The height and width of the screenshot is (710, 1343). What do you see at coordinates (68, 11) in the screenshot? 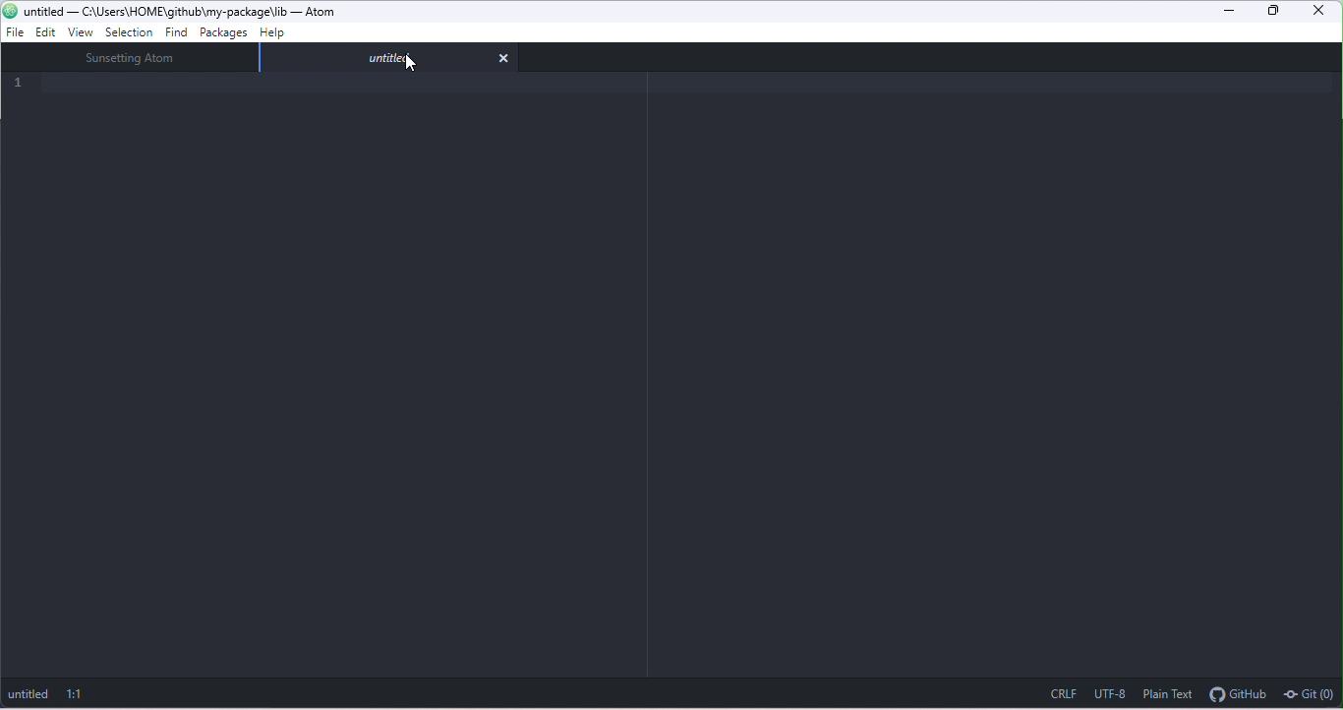
I see `Project Title` at bounding box center [68, 11].